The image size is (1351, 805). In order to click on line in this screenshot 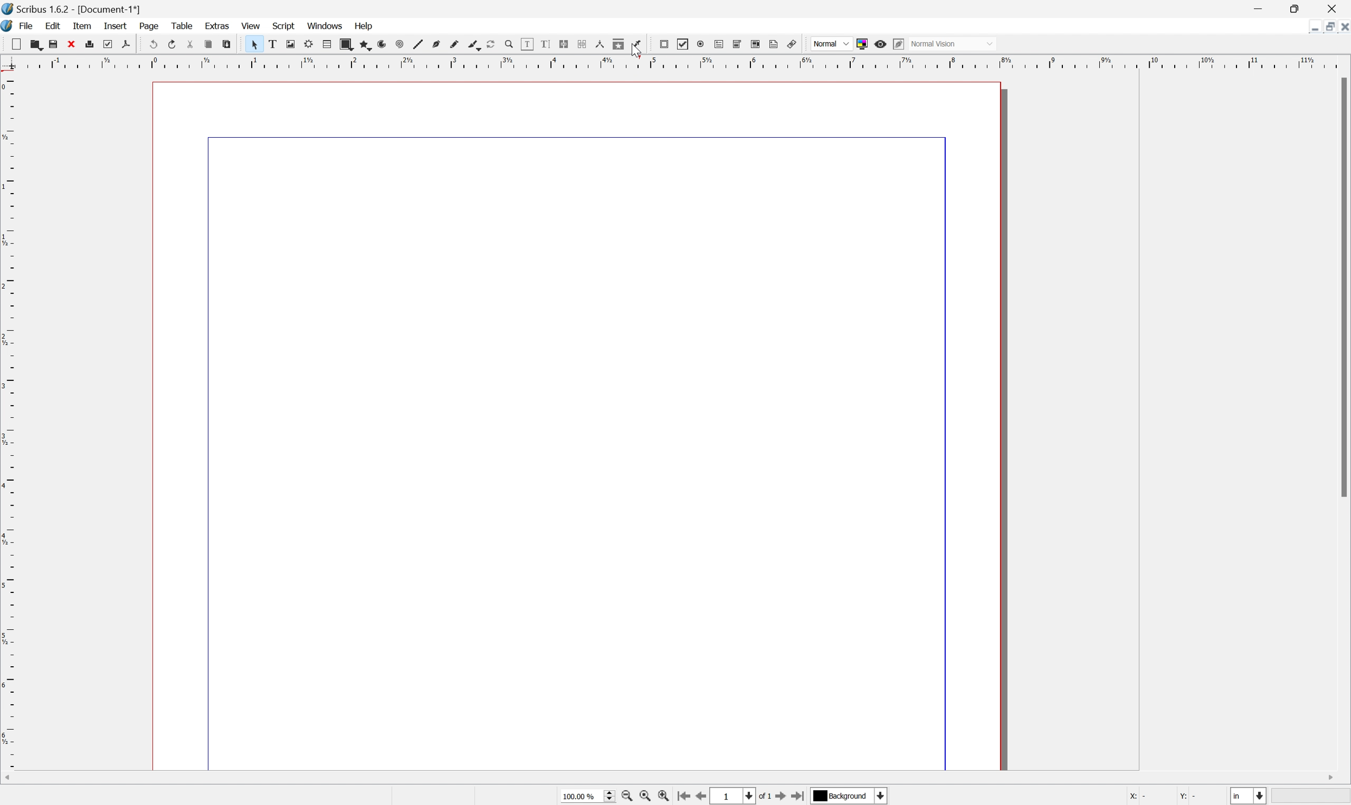, I will do `click(416, 45)`.